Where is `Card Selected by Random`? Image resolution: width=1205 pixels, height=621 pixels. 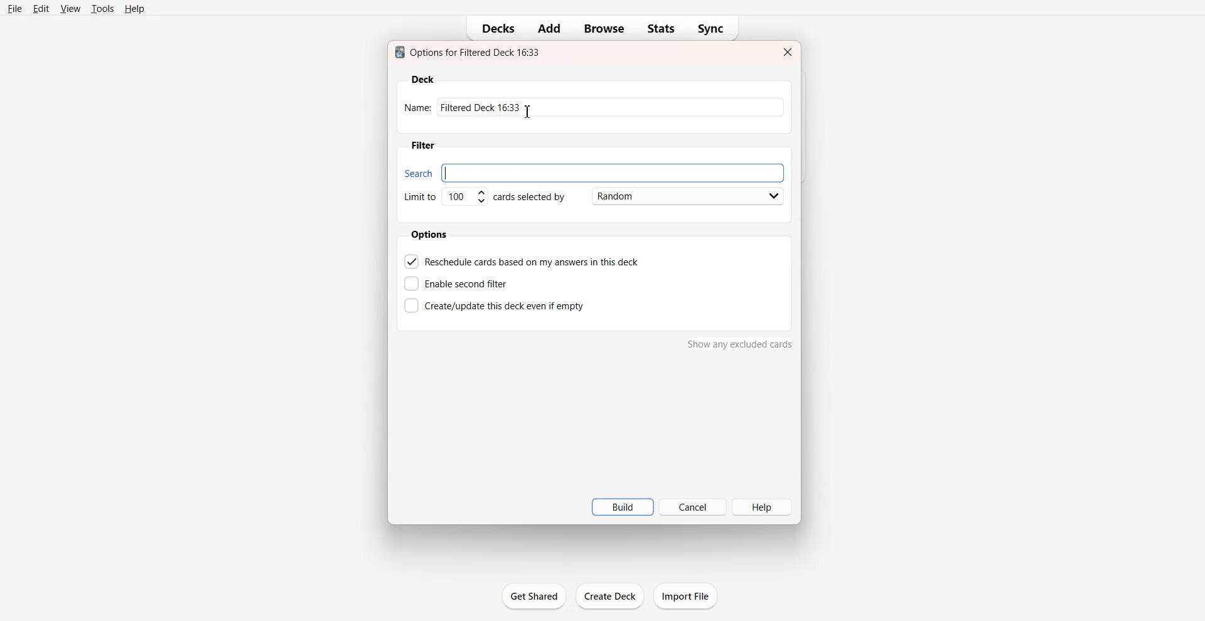
Card Selected by Random is located at coordinates (642, 196).